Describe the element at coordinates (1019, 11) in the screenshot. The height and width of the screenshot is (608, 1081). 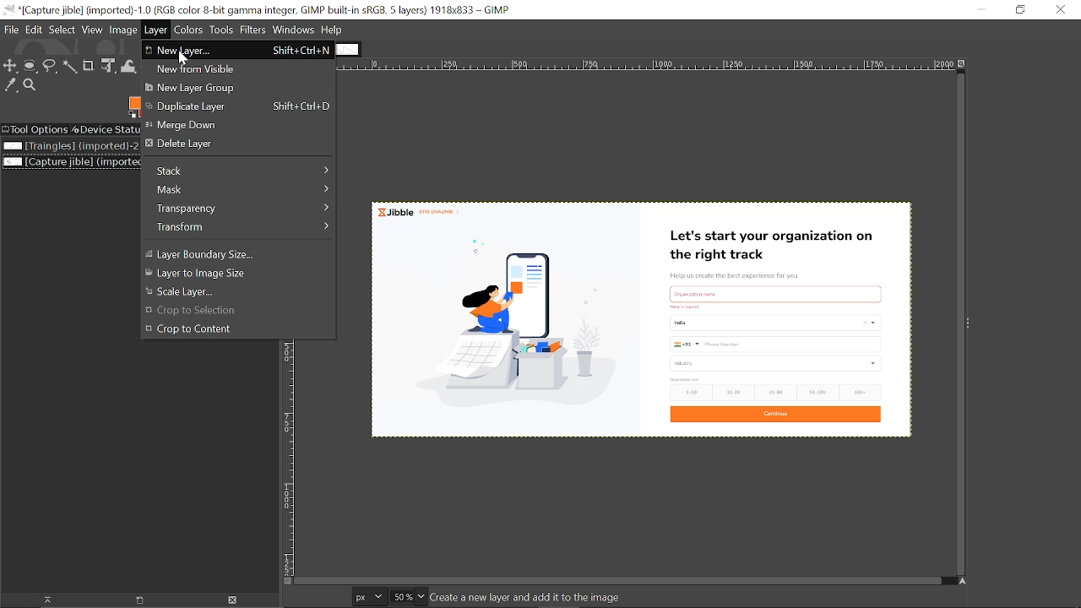
I see `Restore down` at that location.